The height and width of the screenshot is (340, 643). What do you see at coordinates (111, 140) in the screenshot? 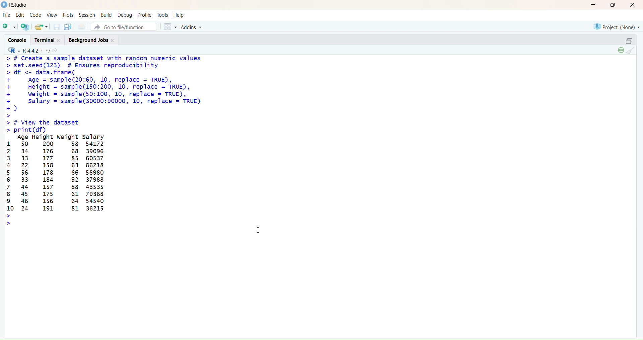
I see `> # Create a sample dataset with random numeric values
> set.seed(123) # Ensures reproducibility
> df <- data.frame(
+ Age = sample(20:60, 10, replace = TRUE),
+ Height = sample(150:200, 10, replace = TRUE),
+ Weight = sample(50:100, 10, replace = TRUE),
+ Salary = samp1e(30000:90000, 10, replace = TRUE)
+)
>
> # View the dataset
> print (df)
Age Height weight salary
1 50 200 58 54172
2 34 176 68 39096
3 33 177 85 60537
4 22 158 63 86218
5 56 178 66 58980
6 33 184 92 37988
7 44 157 88 43535
8 45 175 61 79368
9 46 156 64 54540
10 24 191 81 36215
>
>` at bounding box center [111, 140].